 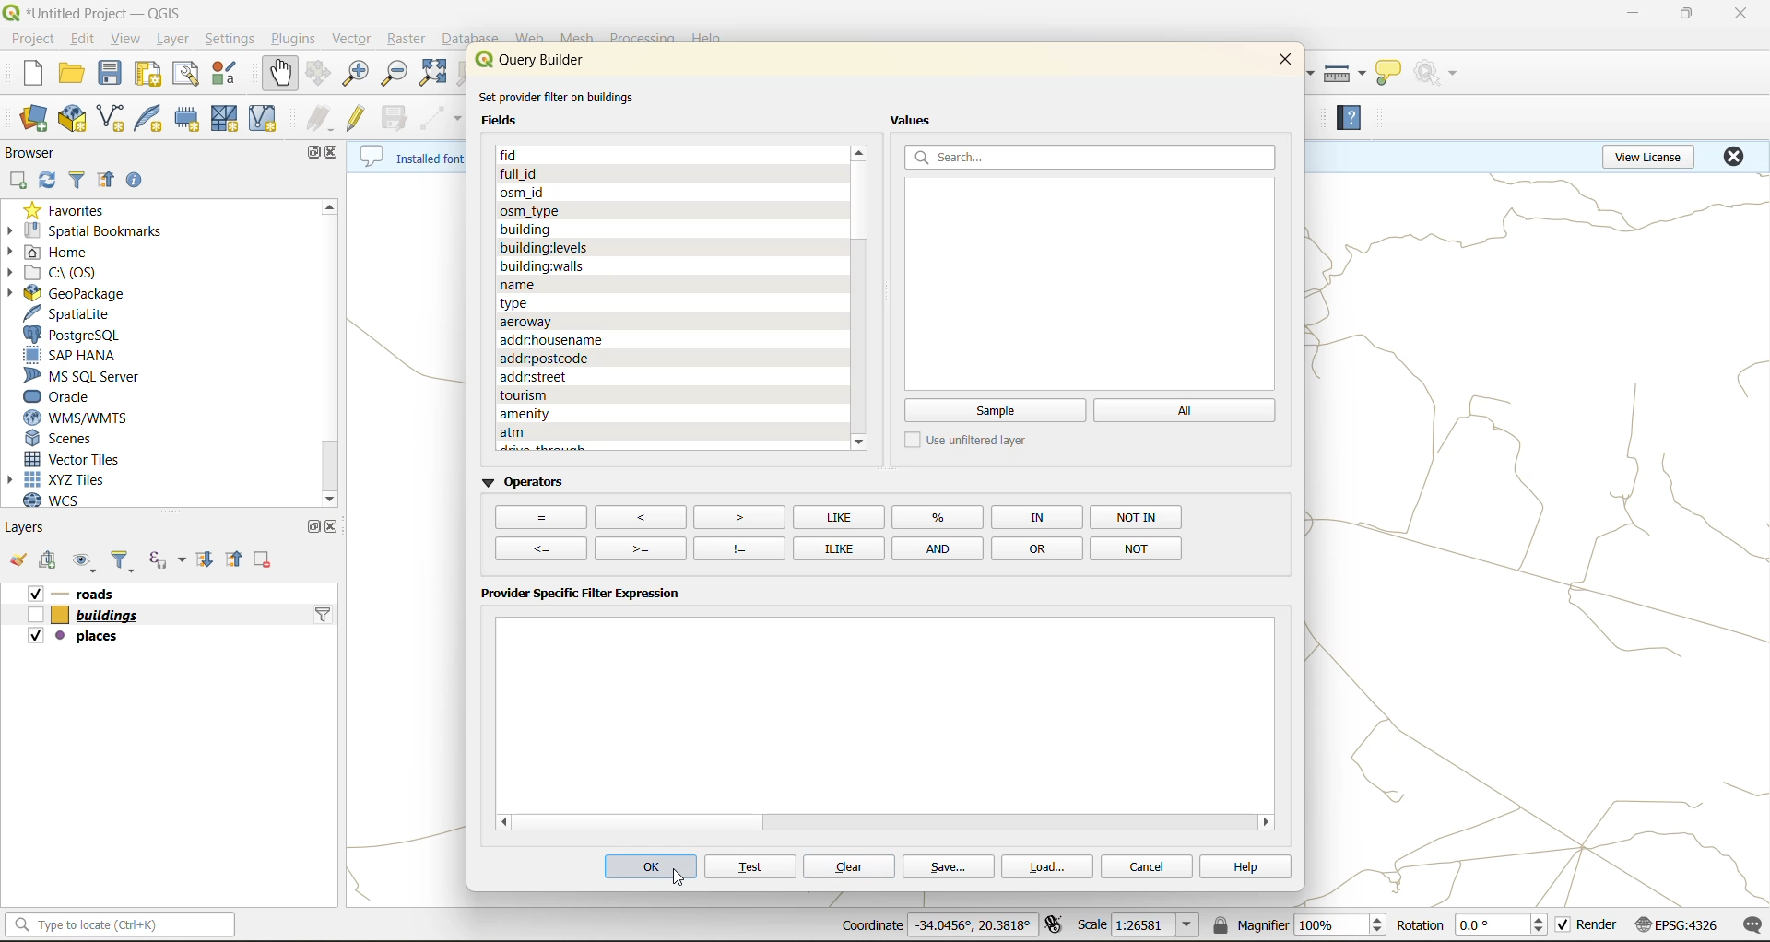 What do you see at coordinates (1630, 17) in the screenshot?
I see `minimize` at bounding box center [1630, 17].